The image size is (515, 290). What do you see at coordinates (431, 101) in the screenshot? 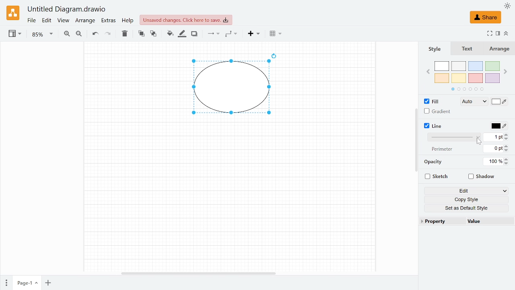
I see `Fill` at bounding box center [431, 101].